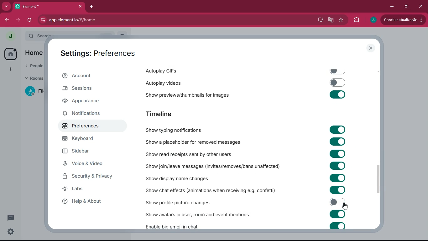 This screenshot has width=428, height=241. Describe the element at coordinates (87, 126) in the screenshot. I see `preferences` at that location.